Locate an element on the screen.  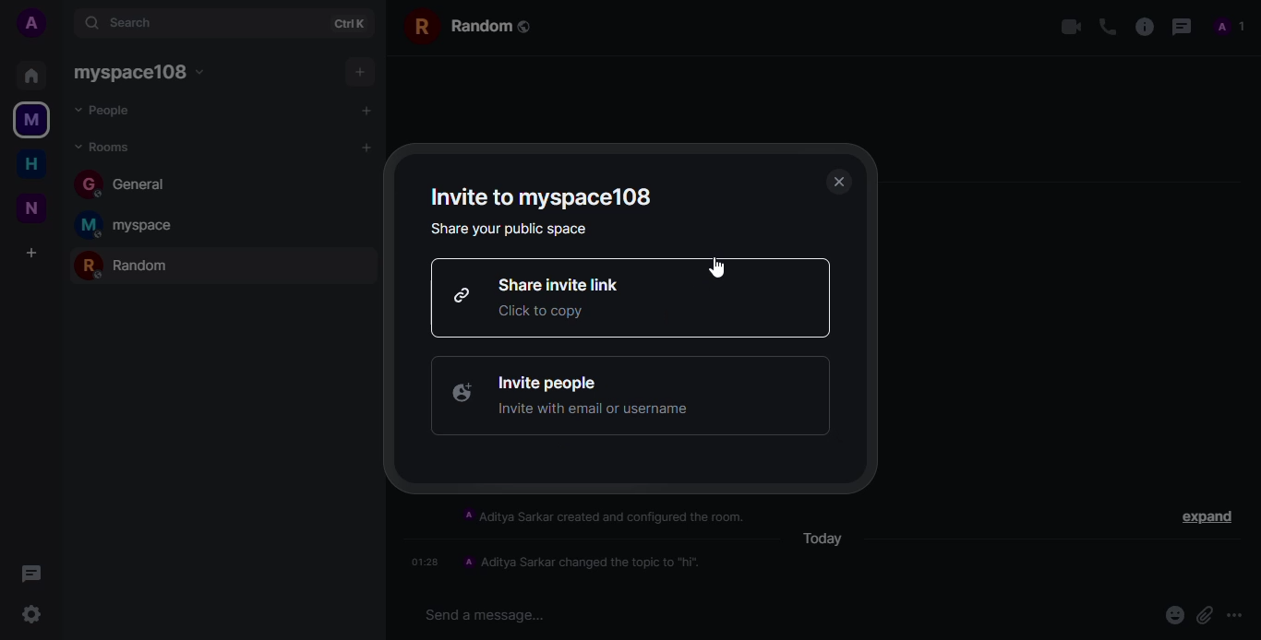
A Aditya Sarkar created and configured the room. is located at coordinates (601, 516).